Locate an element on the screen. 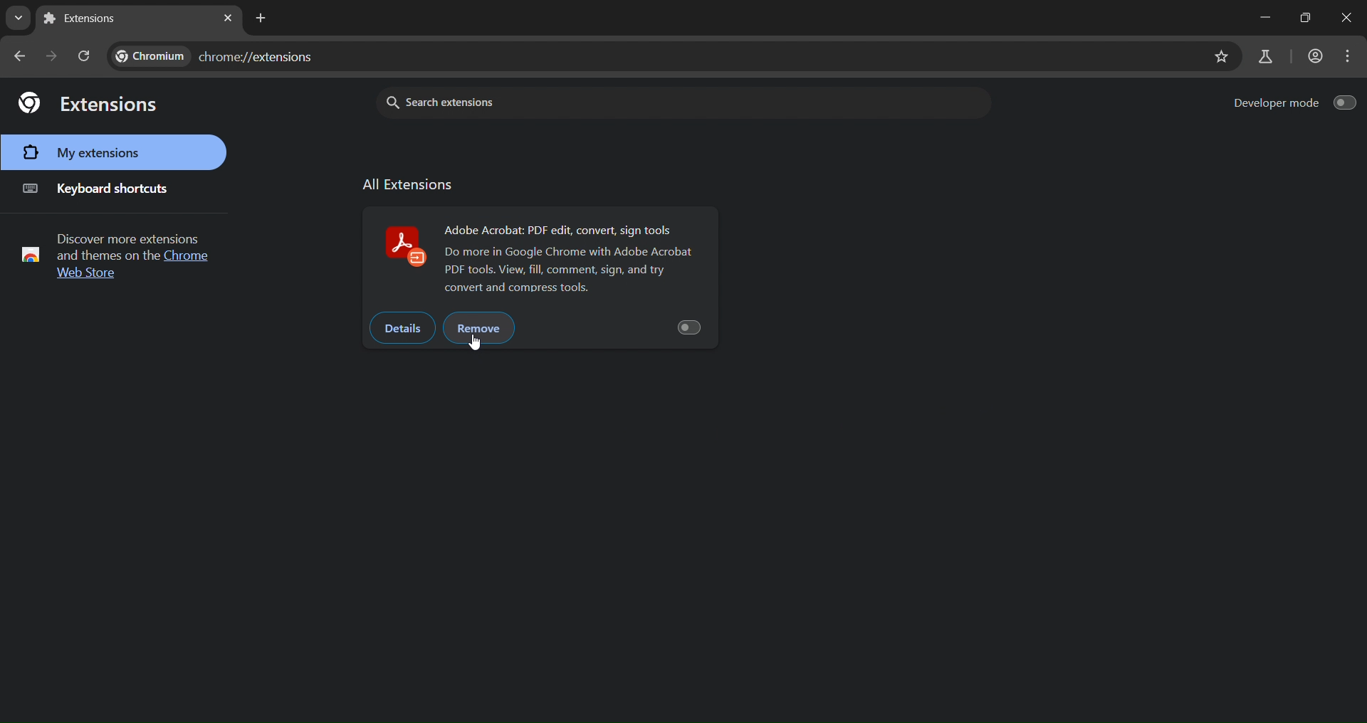  remove is located at coordinates (478, 327).